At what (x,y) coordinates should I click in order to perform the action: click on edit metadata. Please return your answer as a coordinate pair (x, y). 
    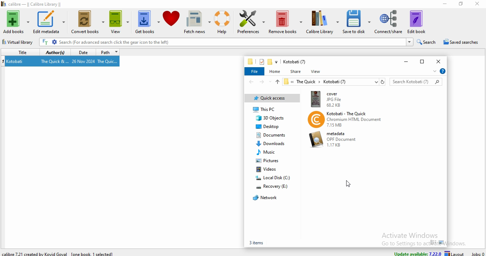
    Looking at the image, I should click on (49, 22).